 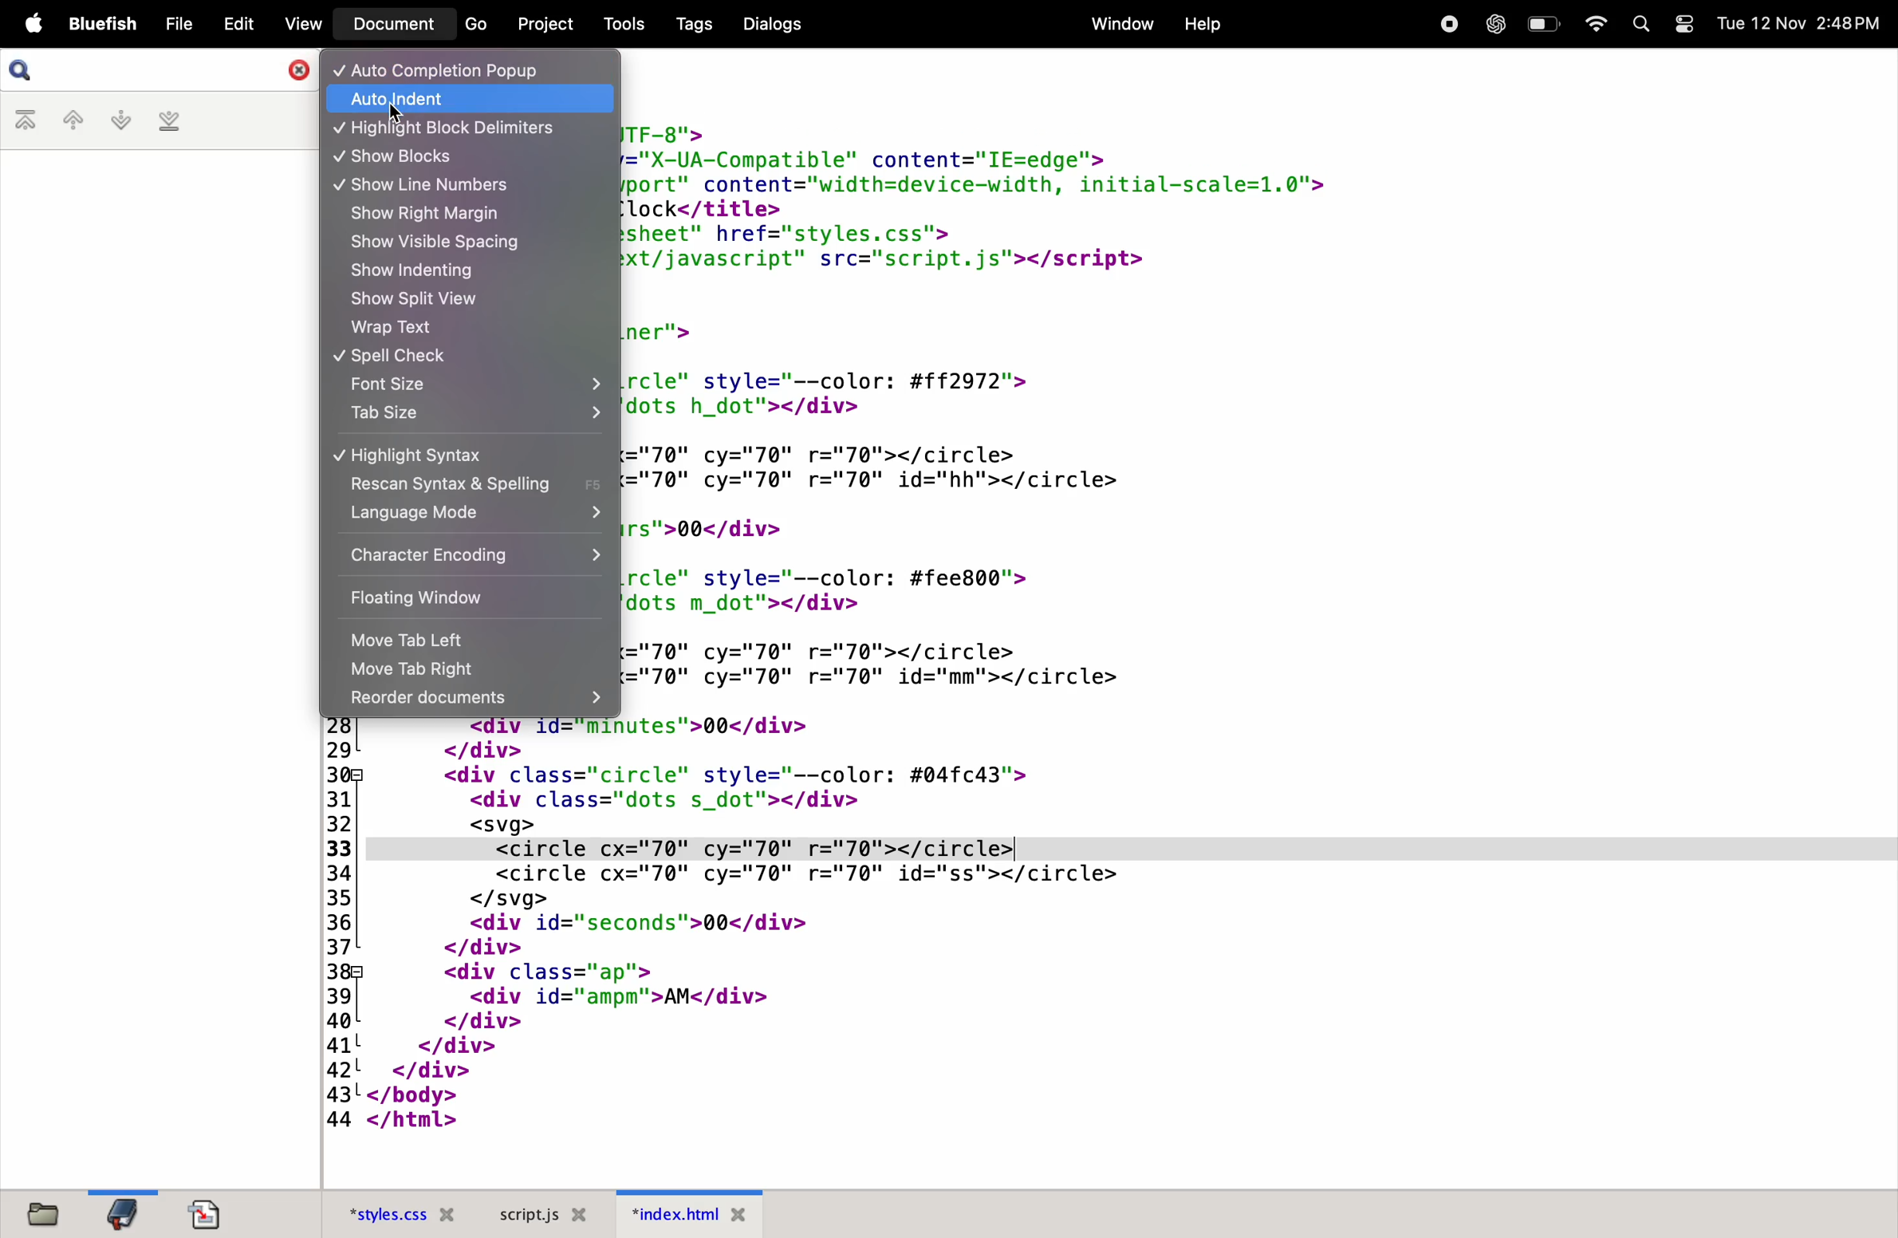 I want to click on move tab left, so click(x=475, y=637).